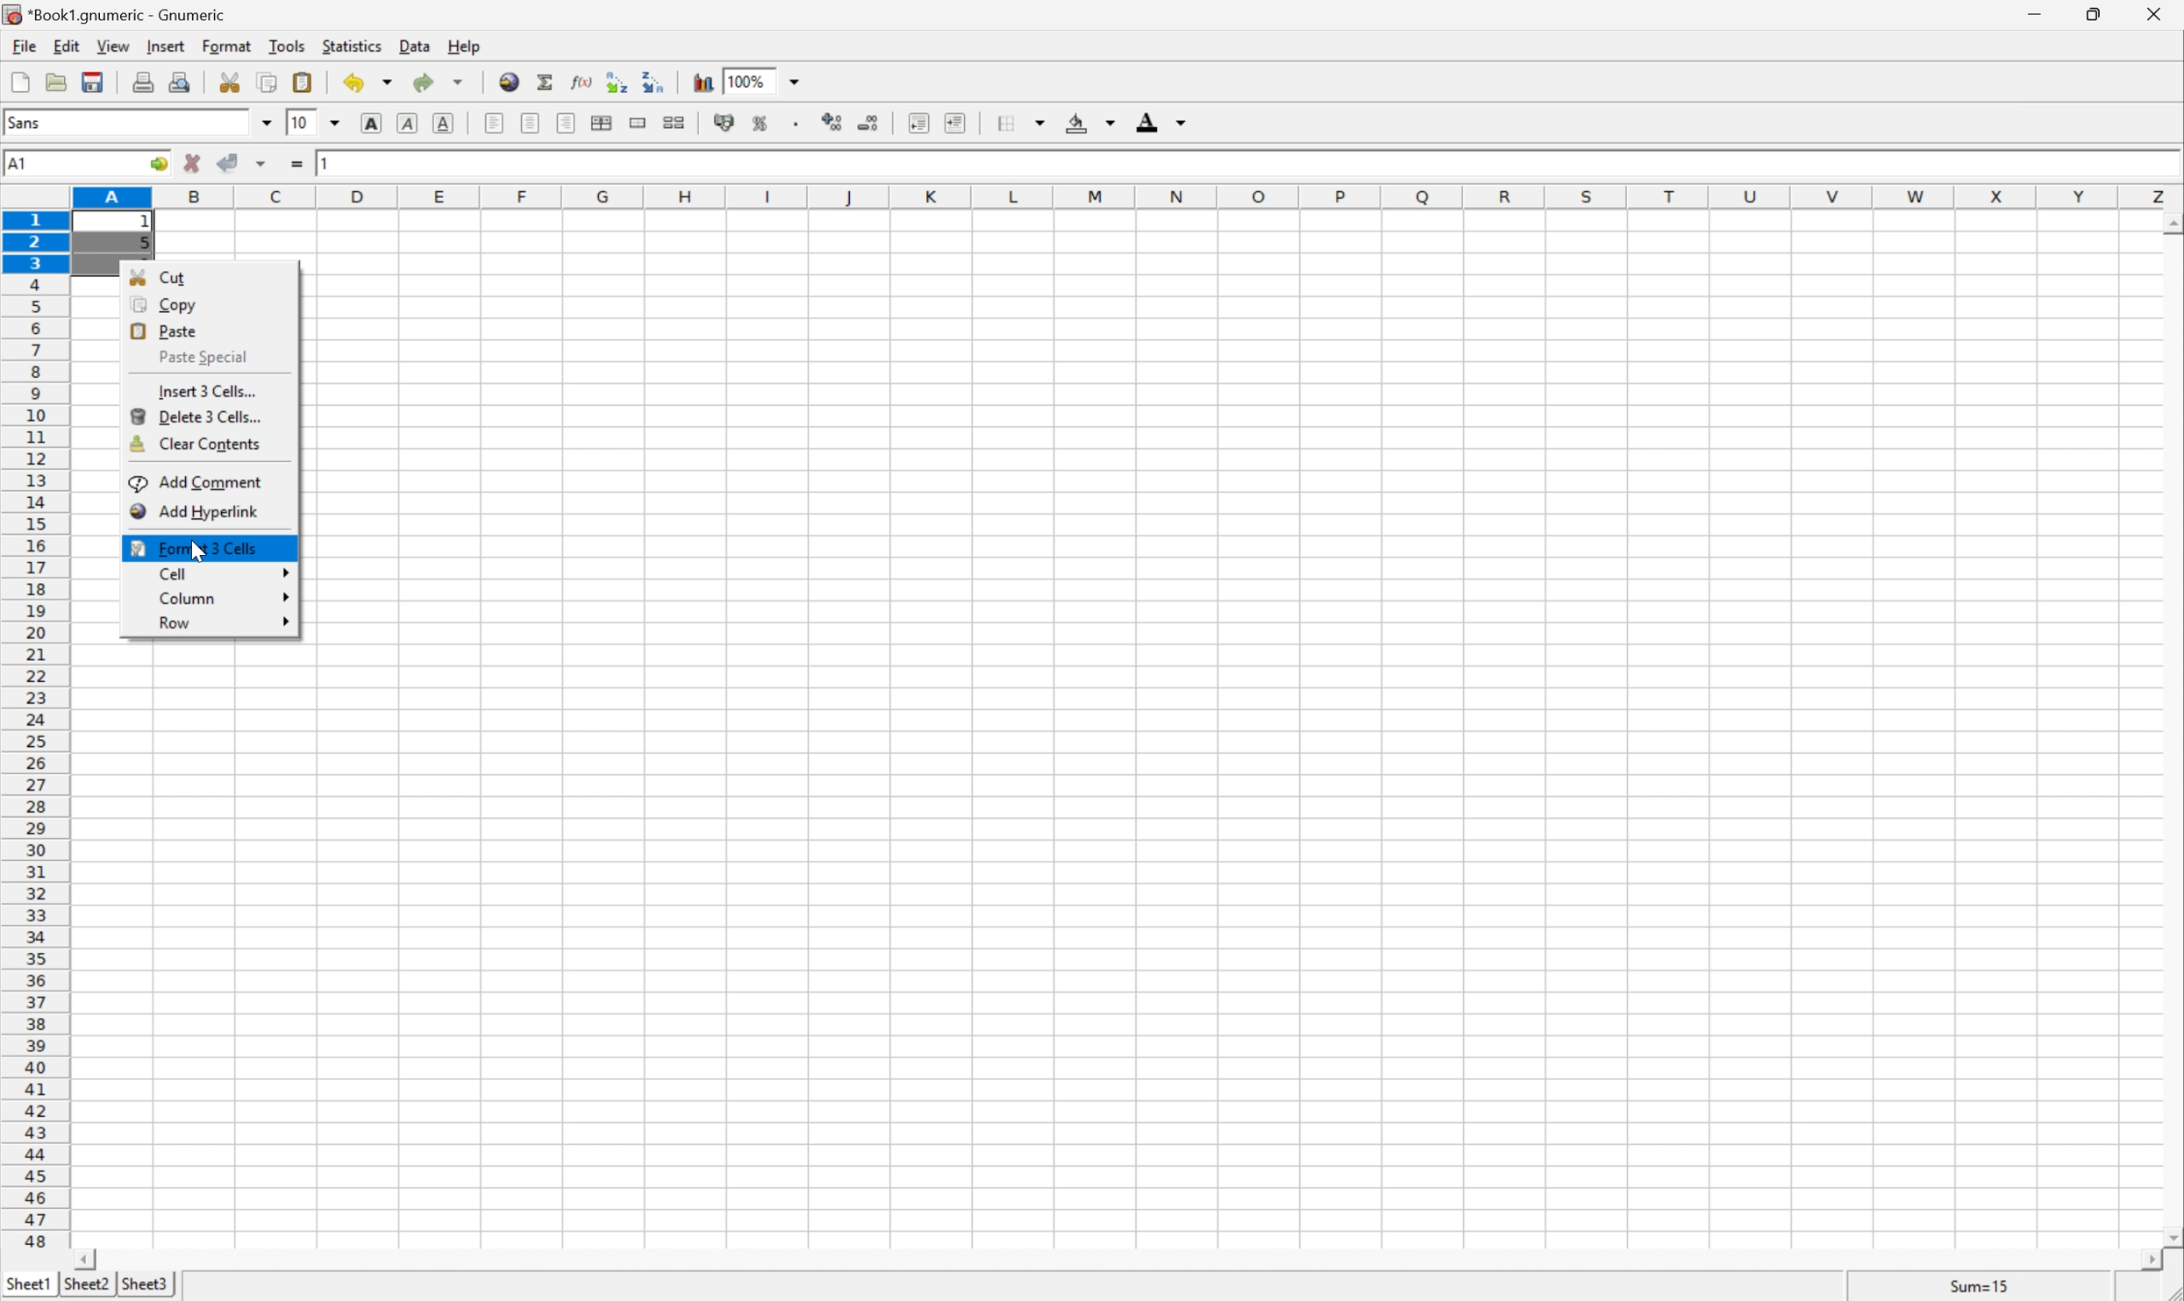  I want to click on merge a range of cells, so click(643, 123).